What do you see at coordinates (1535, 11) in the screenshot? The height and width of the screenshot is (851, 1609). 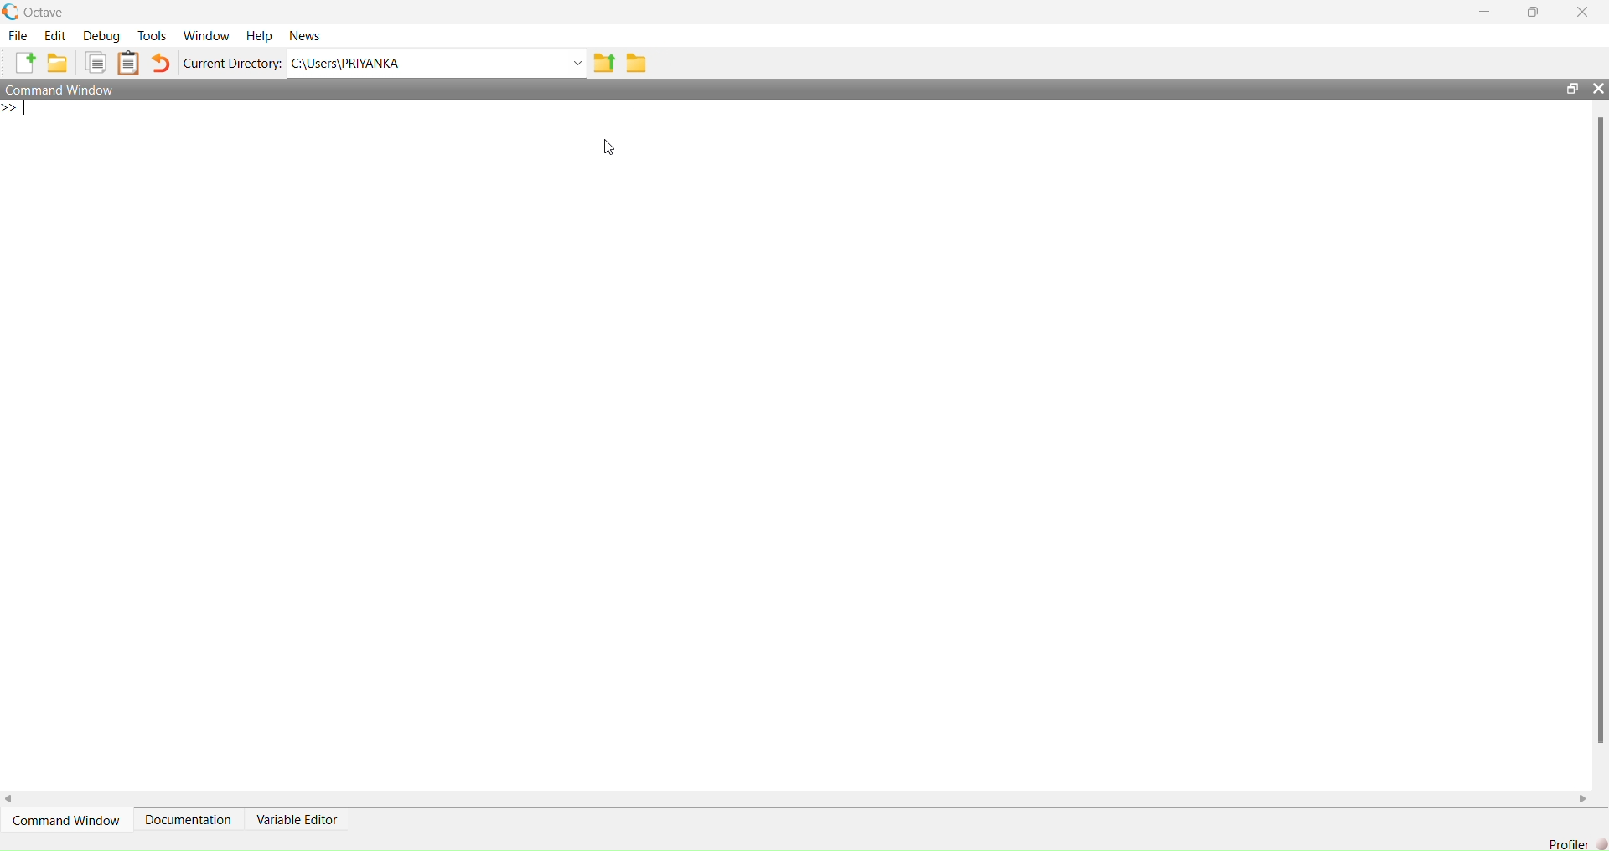 I see `maximise` at bounding box center [1535, 11].